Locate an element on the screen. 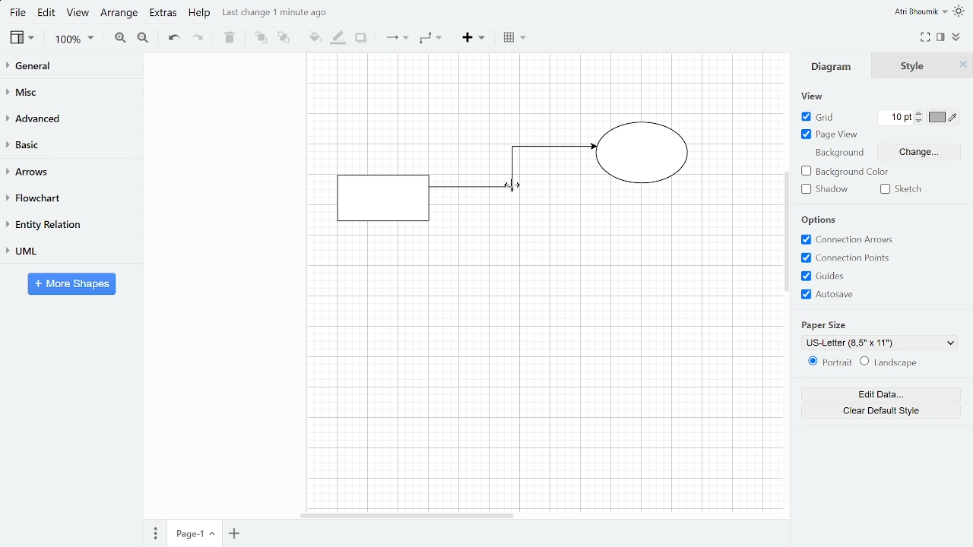 This screenshot has width=973, height=547. Profile "Atri Bhaumik" is located at coordinates (921, 11).